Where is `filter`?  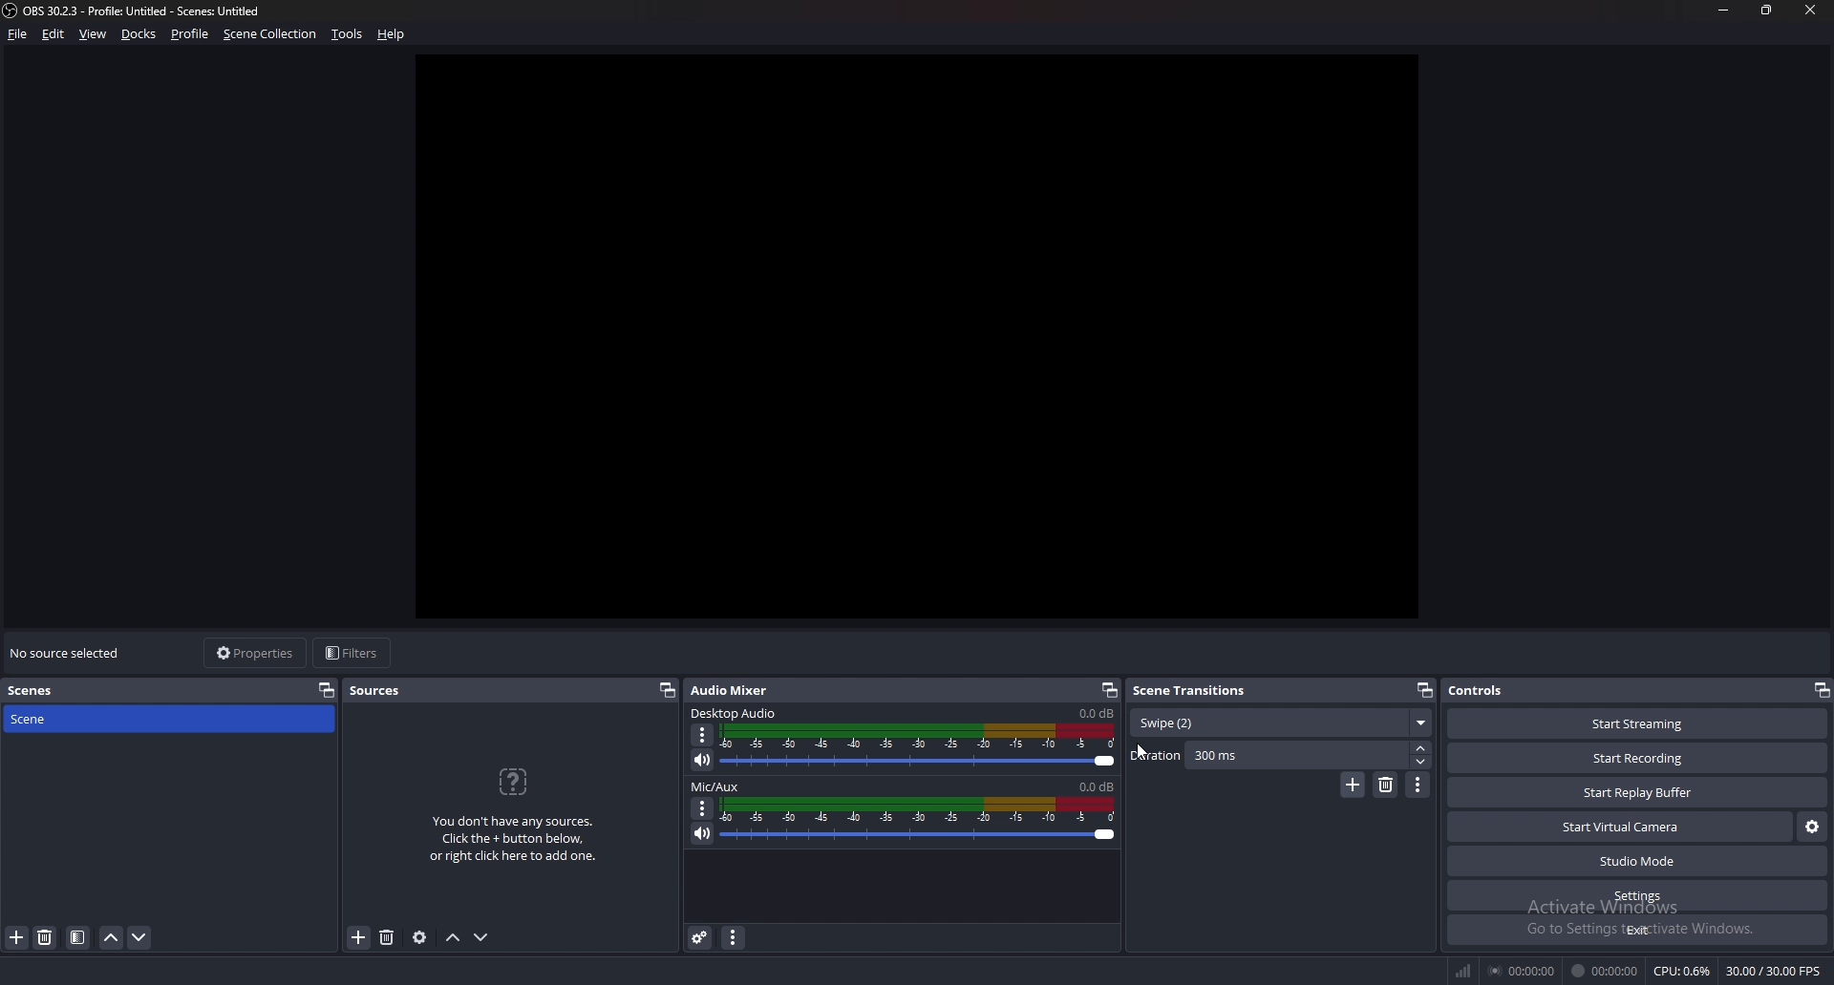
filter is located at coordinates (77, 938).